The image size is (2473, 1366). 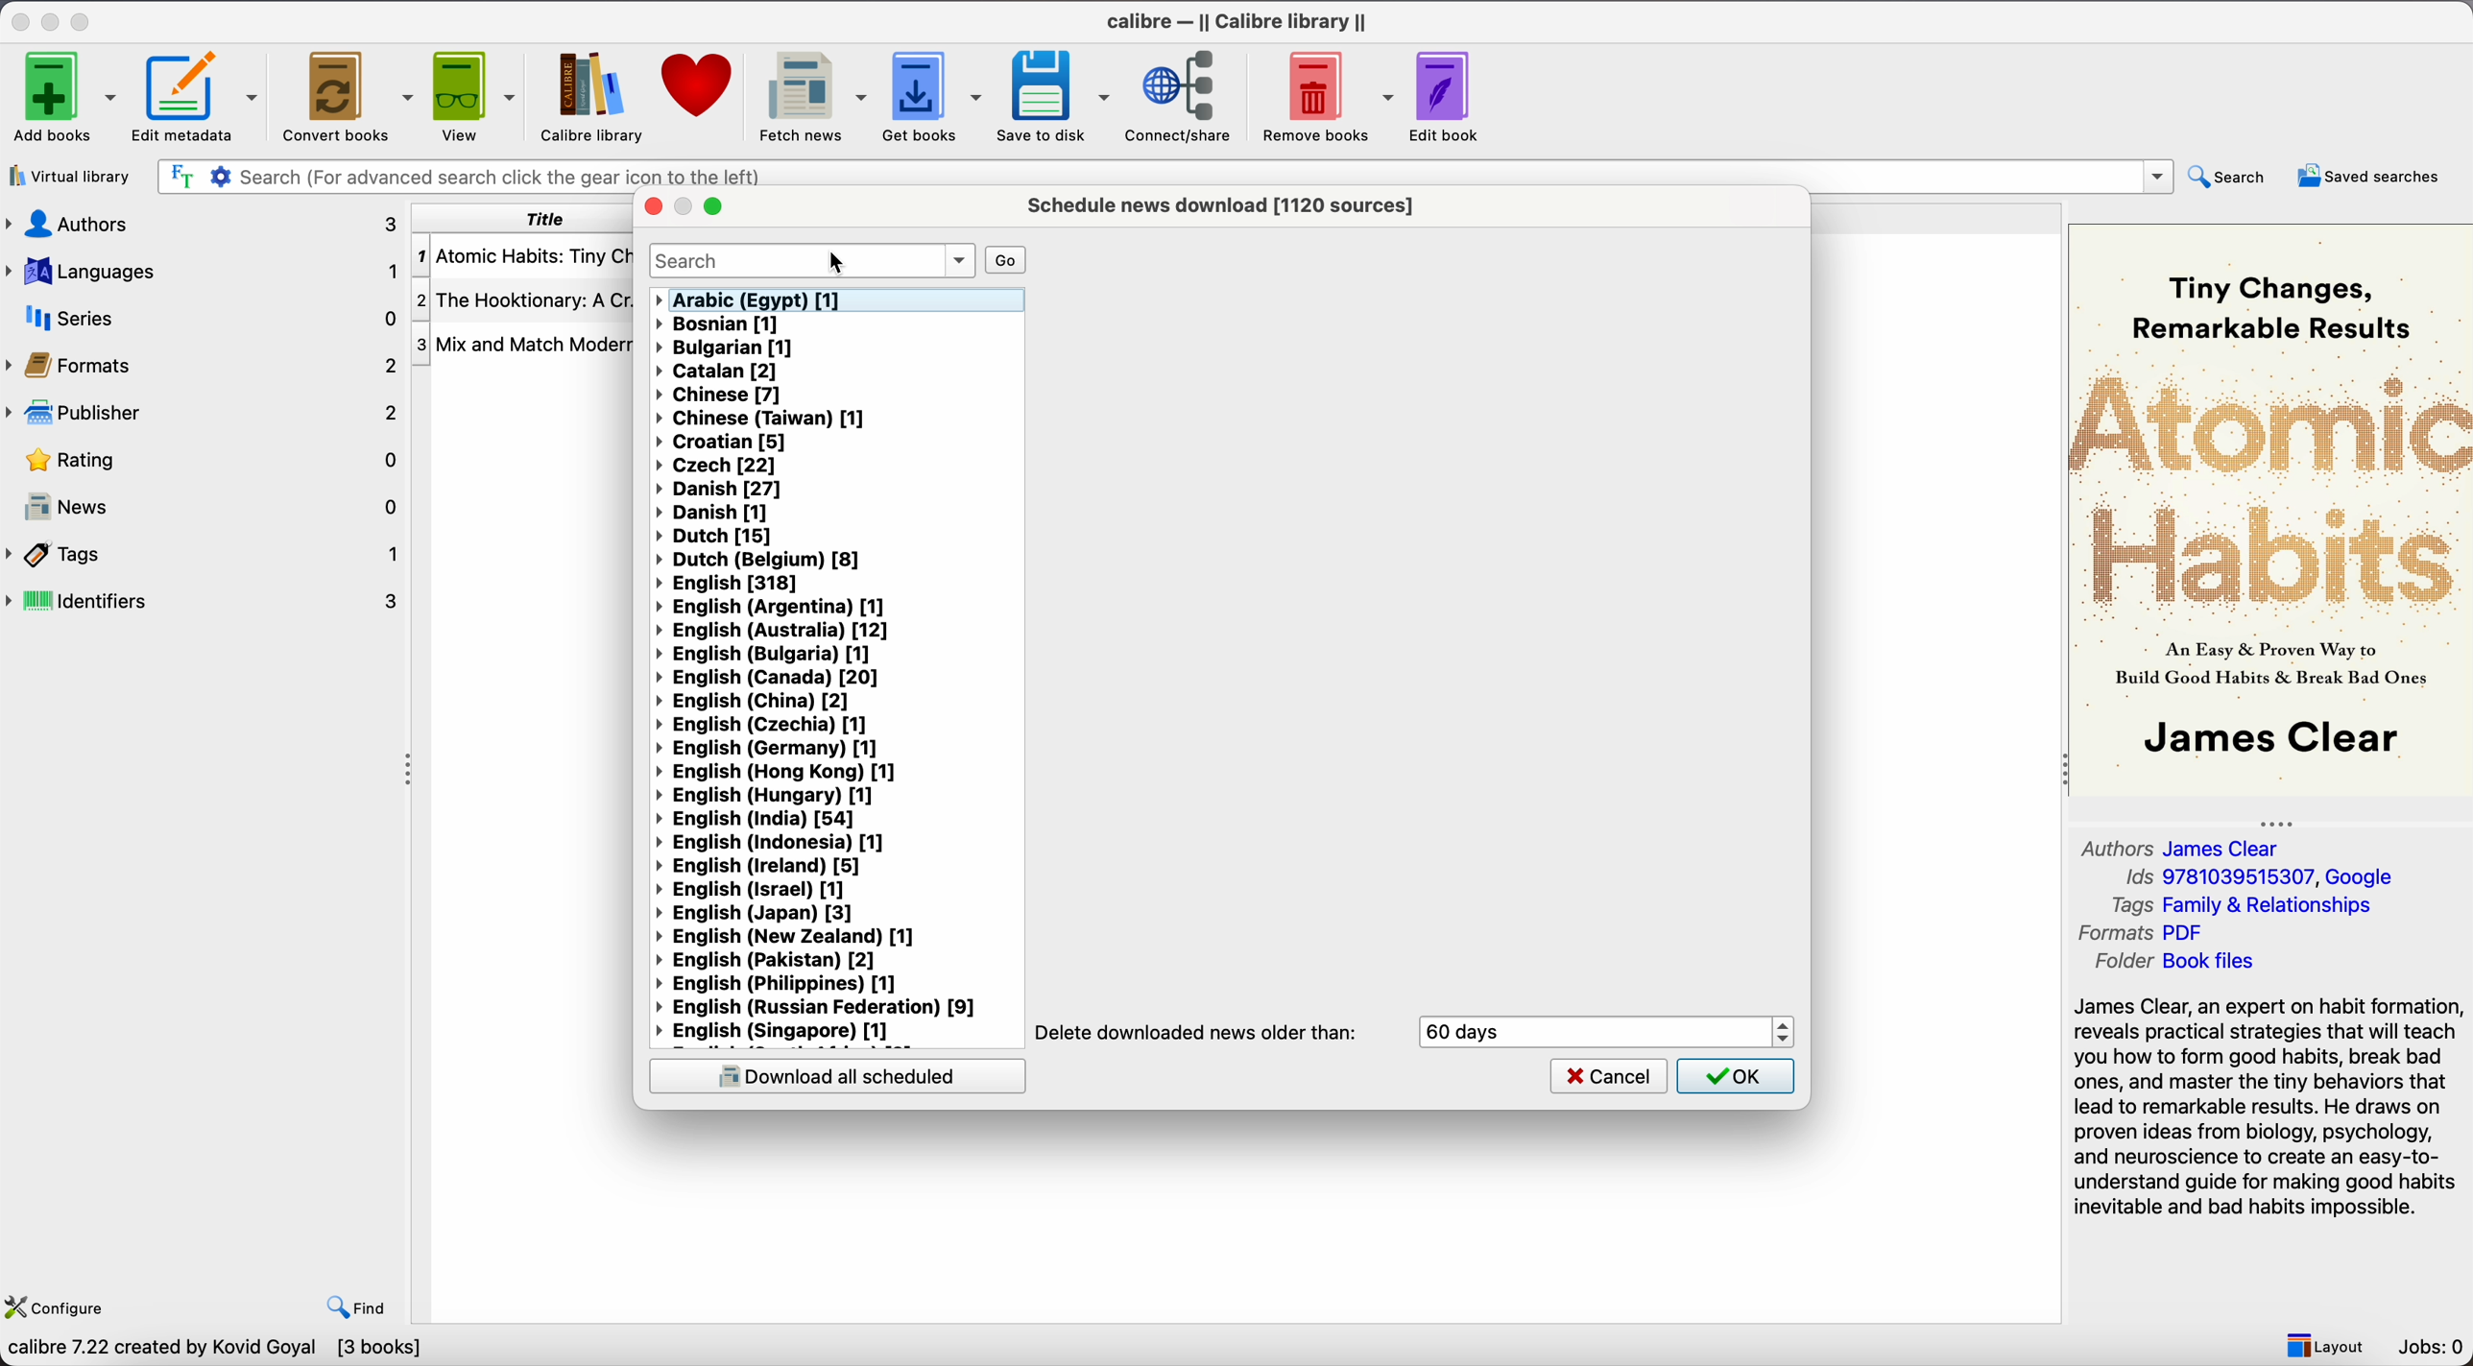 What do you see at coordinates (932, 97) in the screenshot?
I see `get books` at bounding box center [932, 97].